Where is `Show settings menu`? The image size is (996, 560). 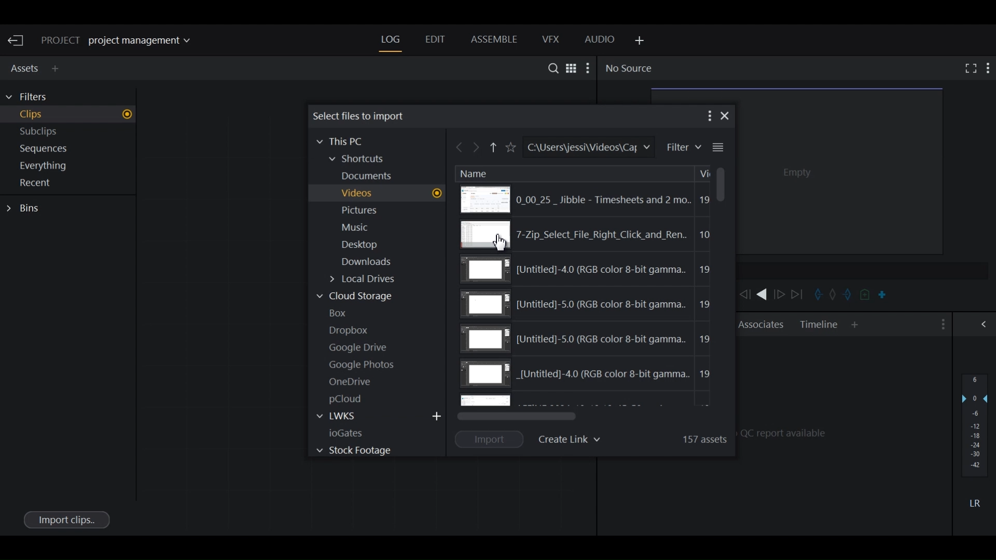 Show settings menu is located at coordinates (589, 68).